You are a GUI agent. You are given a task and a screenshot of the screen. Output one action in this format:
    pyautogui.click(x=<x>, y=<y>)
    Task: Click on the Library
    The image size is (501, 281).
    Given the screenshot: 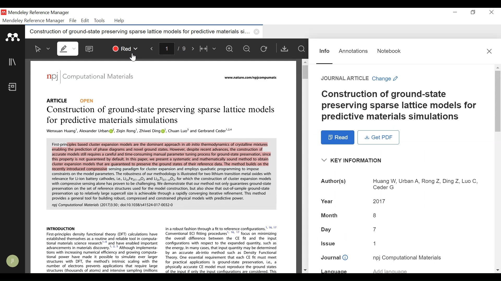 What is the action you would take?
    pyautogui.click(x=13, y=62)
    